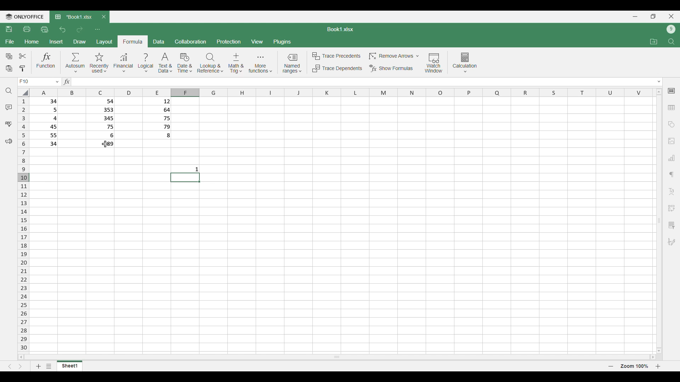 This screenshot has height=382, width=680. I want to click on Insert chart, so click(671, 158).